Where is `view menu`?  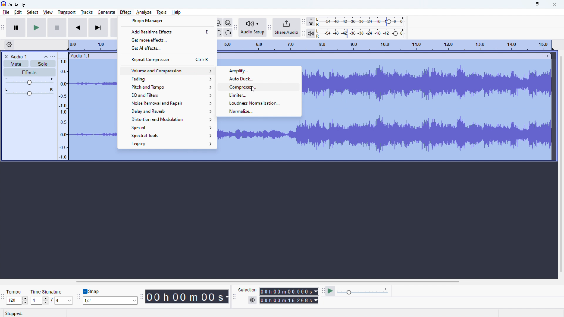
view menu is located at coordinates (52, 56).